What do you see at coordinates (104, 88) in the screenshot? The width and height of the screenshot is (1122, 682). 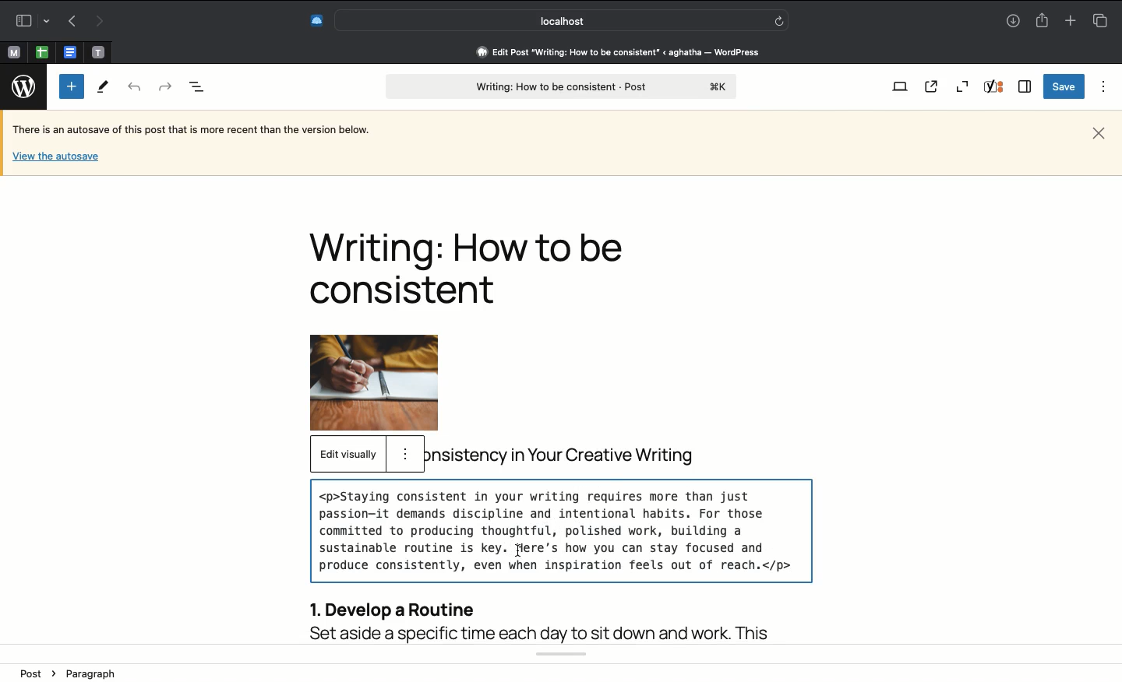 I see `Tools` at bounding box center [104, 88].